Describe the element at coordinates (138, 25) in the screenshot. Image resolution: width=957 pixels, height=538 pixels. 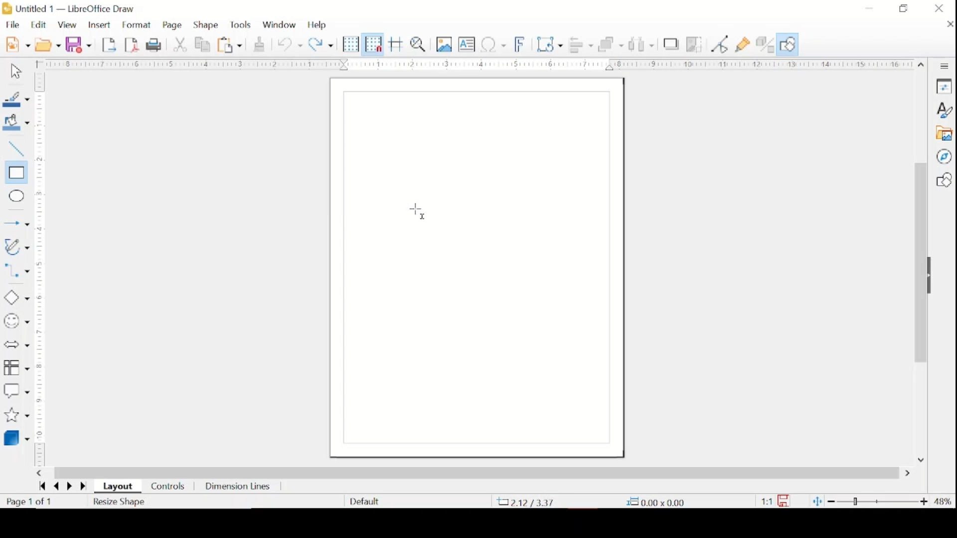
I see `format` at that location.